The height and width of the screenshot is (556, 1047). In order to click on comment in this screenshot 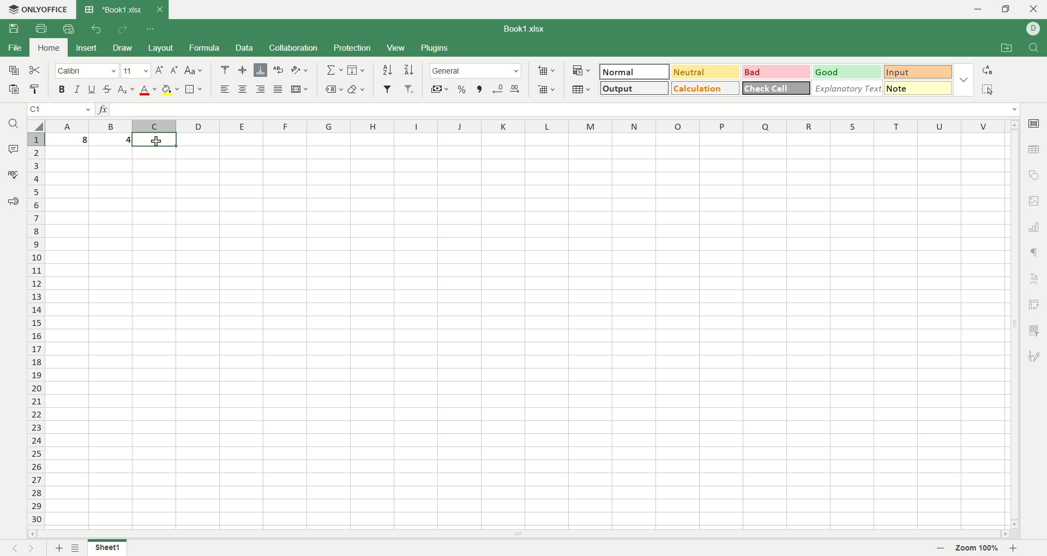, I will do `click(12, 147)`.